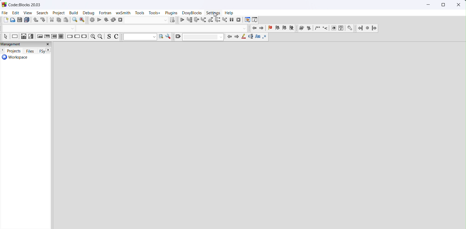  I want to click on edit, so click(16, 13).